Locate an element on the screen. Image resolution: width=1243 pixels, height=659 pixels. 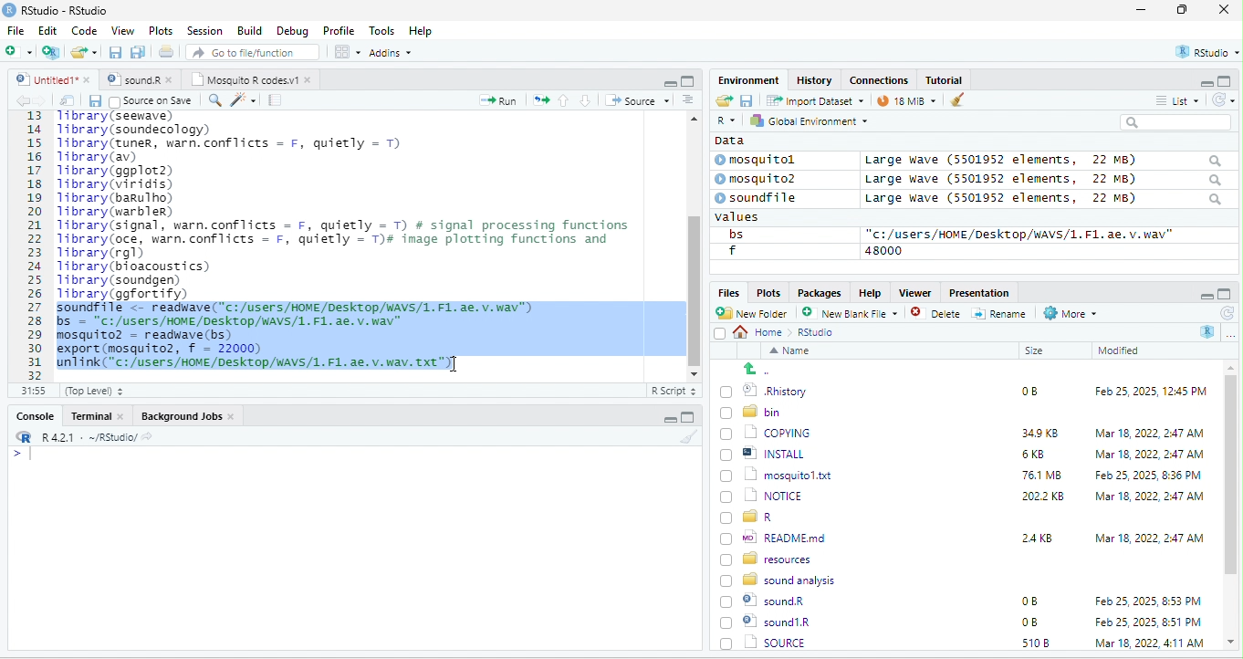
’ New blank File is located at coordinates (855, 316).